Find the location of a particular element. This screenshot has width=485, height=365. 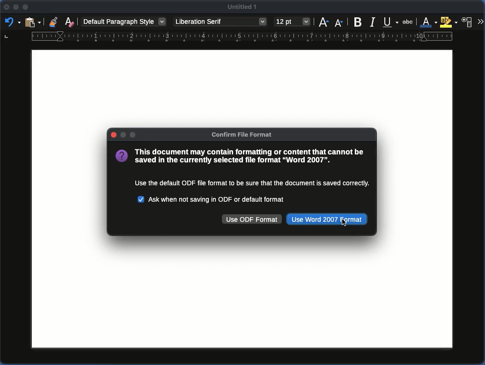

Name is located at coordinates (244, 8).